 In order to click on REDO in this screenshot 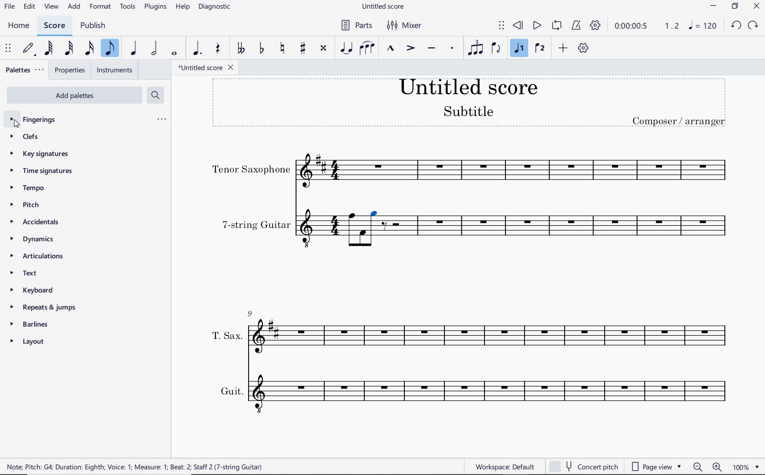, I will do `click(753, 25)`.